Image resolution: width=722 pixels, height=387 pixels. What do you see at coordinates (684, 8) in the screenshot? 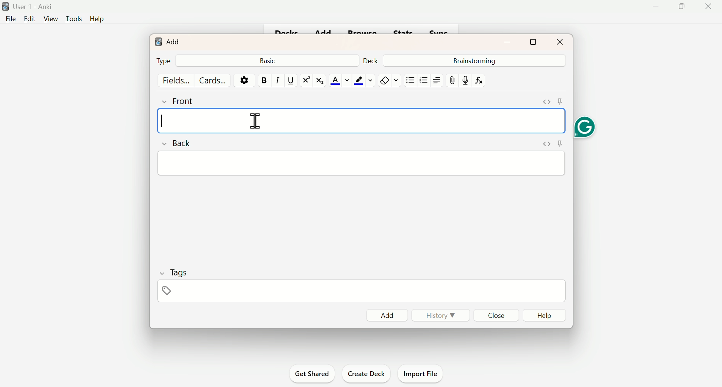
I see ` Maimize` at bounding box center [684, 8].